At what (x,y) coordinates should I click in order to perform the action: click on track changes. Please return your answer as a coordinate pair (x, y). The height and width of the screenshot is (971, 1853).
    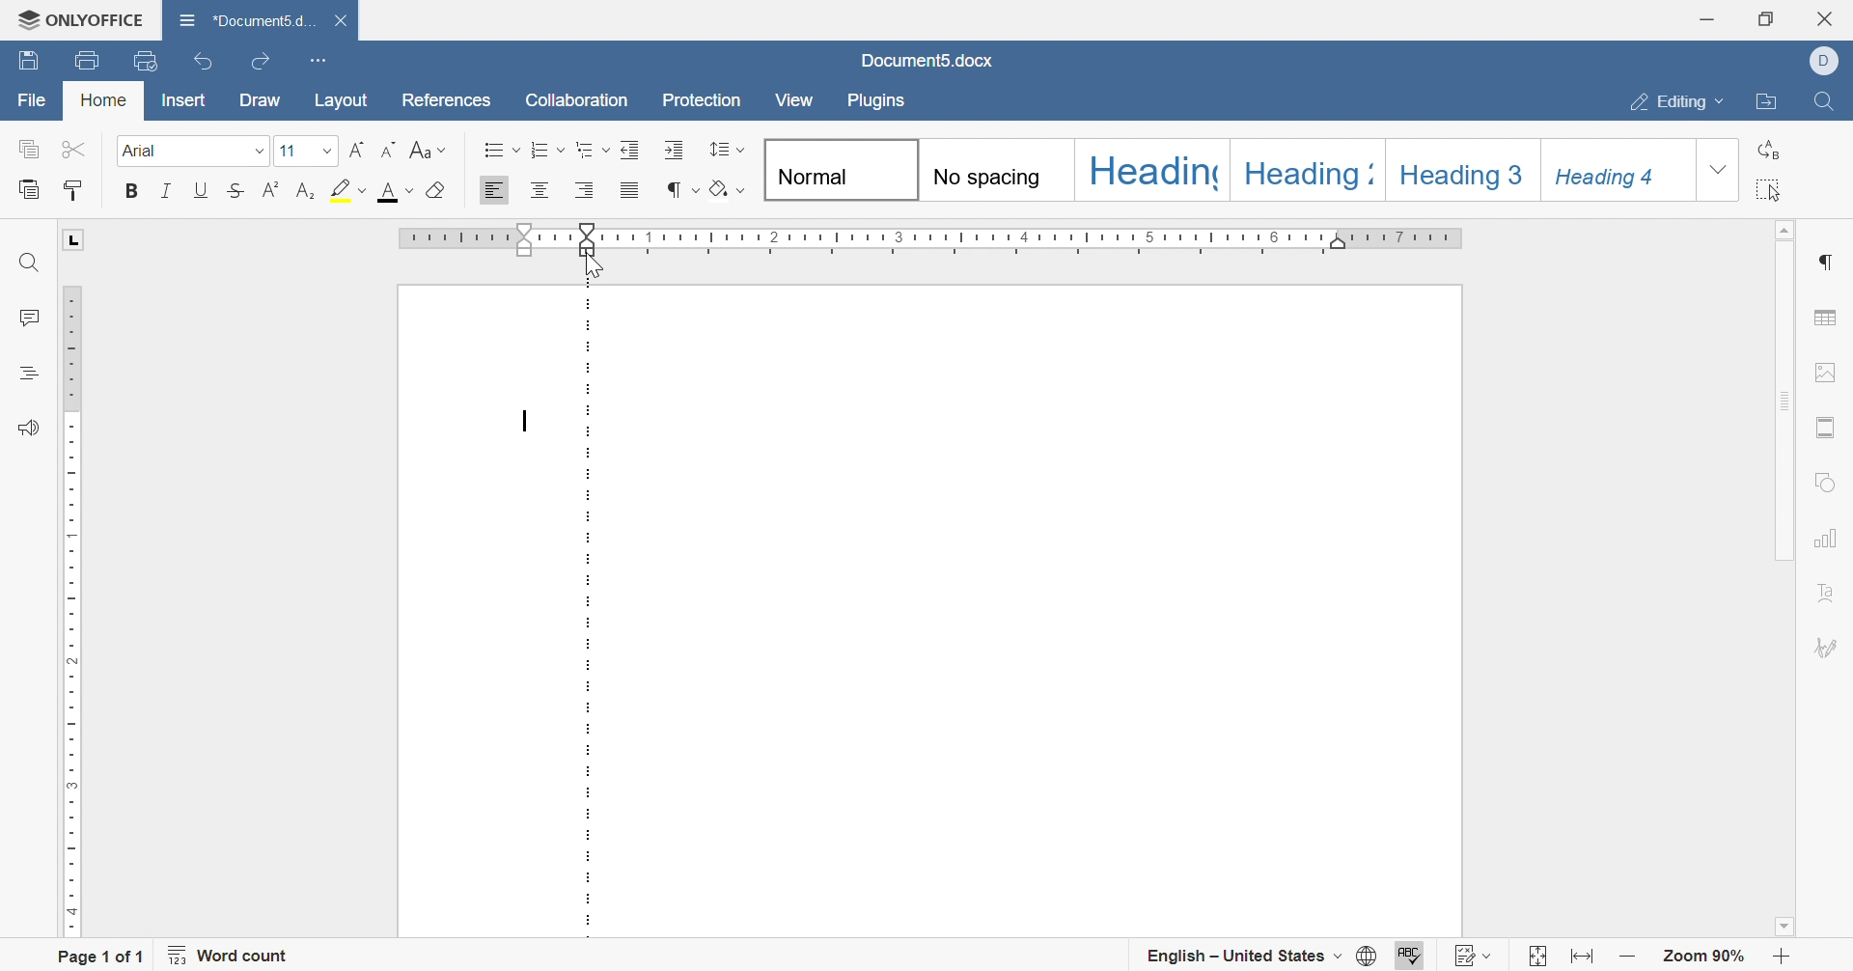
    Looking at the image, I should click on (1477, 955).